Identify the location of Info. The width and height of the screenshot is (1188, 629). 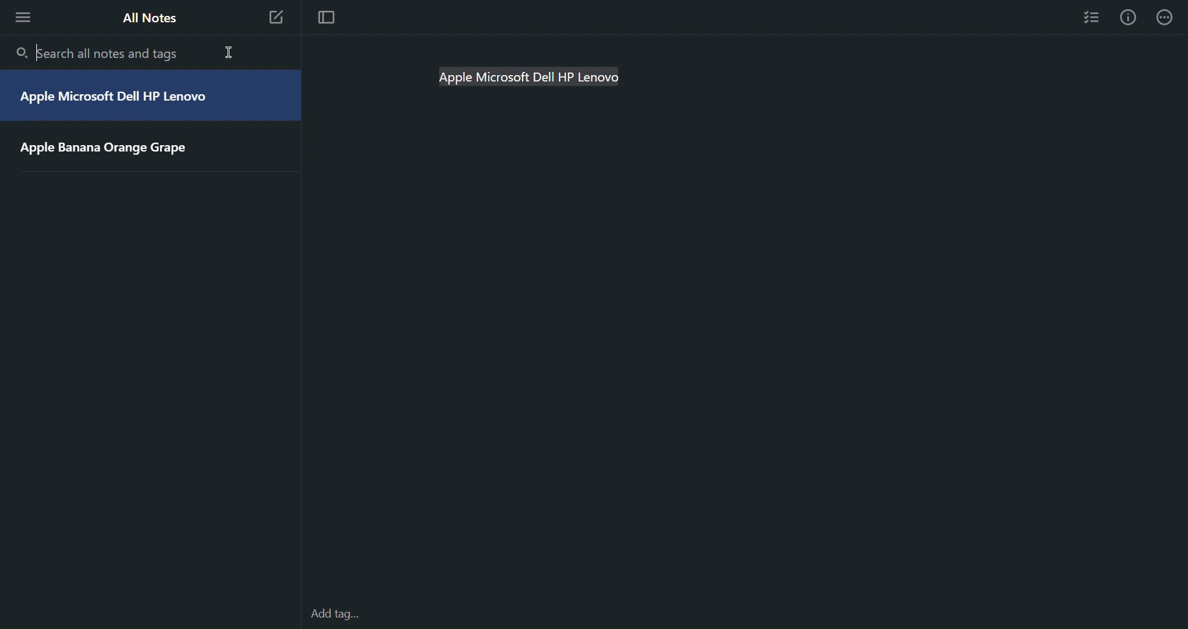
(1133, 18).